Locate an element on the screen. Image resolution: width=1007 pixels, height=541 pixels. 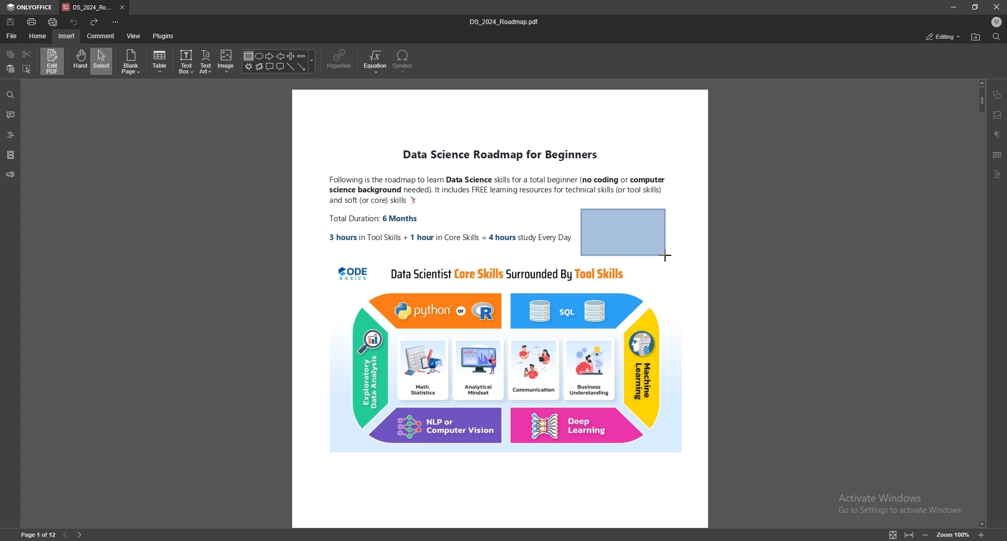
cursor is located at coordinates (667, 257).